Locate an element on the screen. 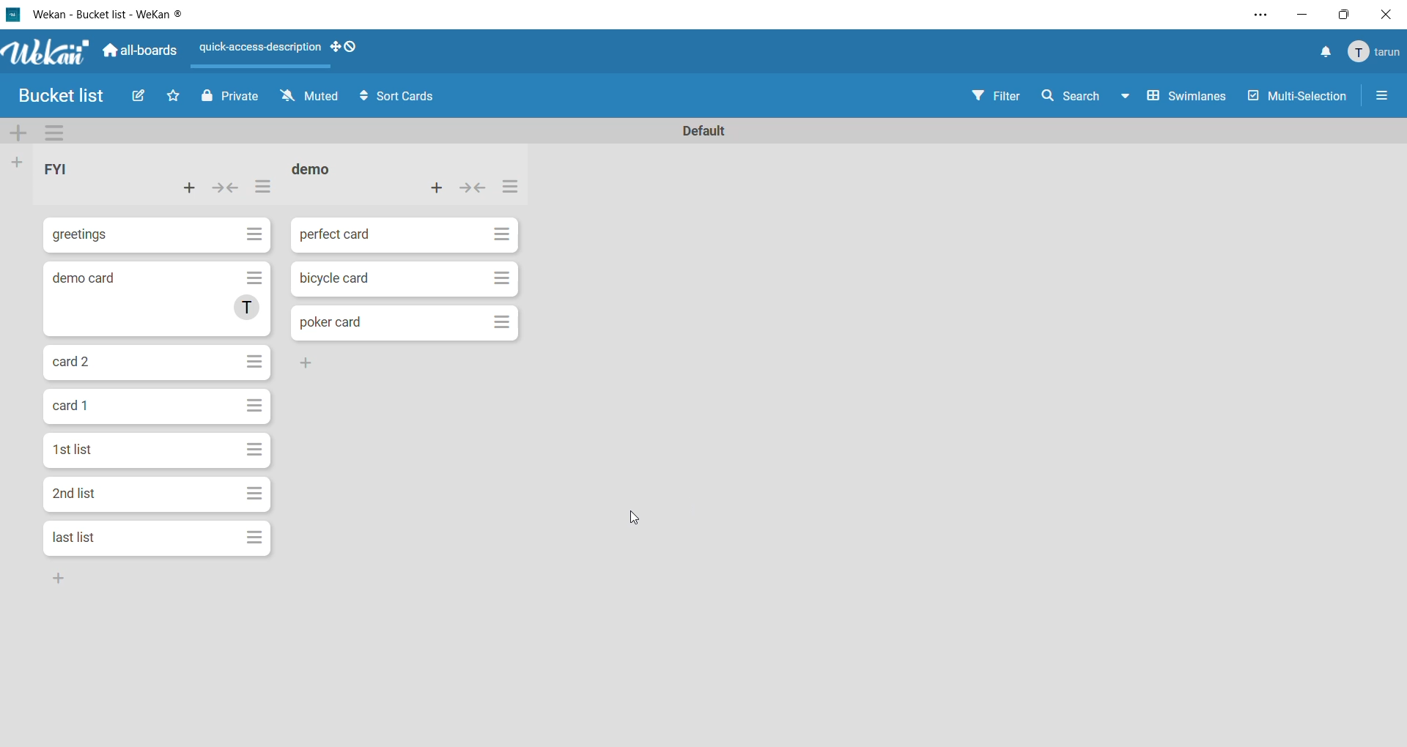 The height and width of the screenshot is (747, 1407). cursor is located at coordinates (637, 521).